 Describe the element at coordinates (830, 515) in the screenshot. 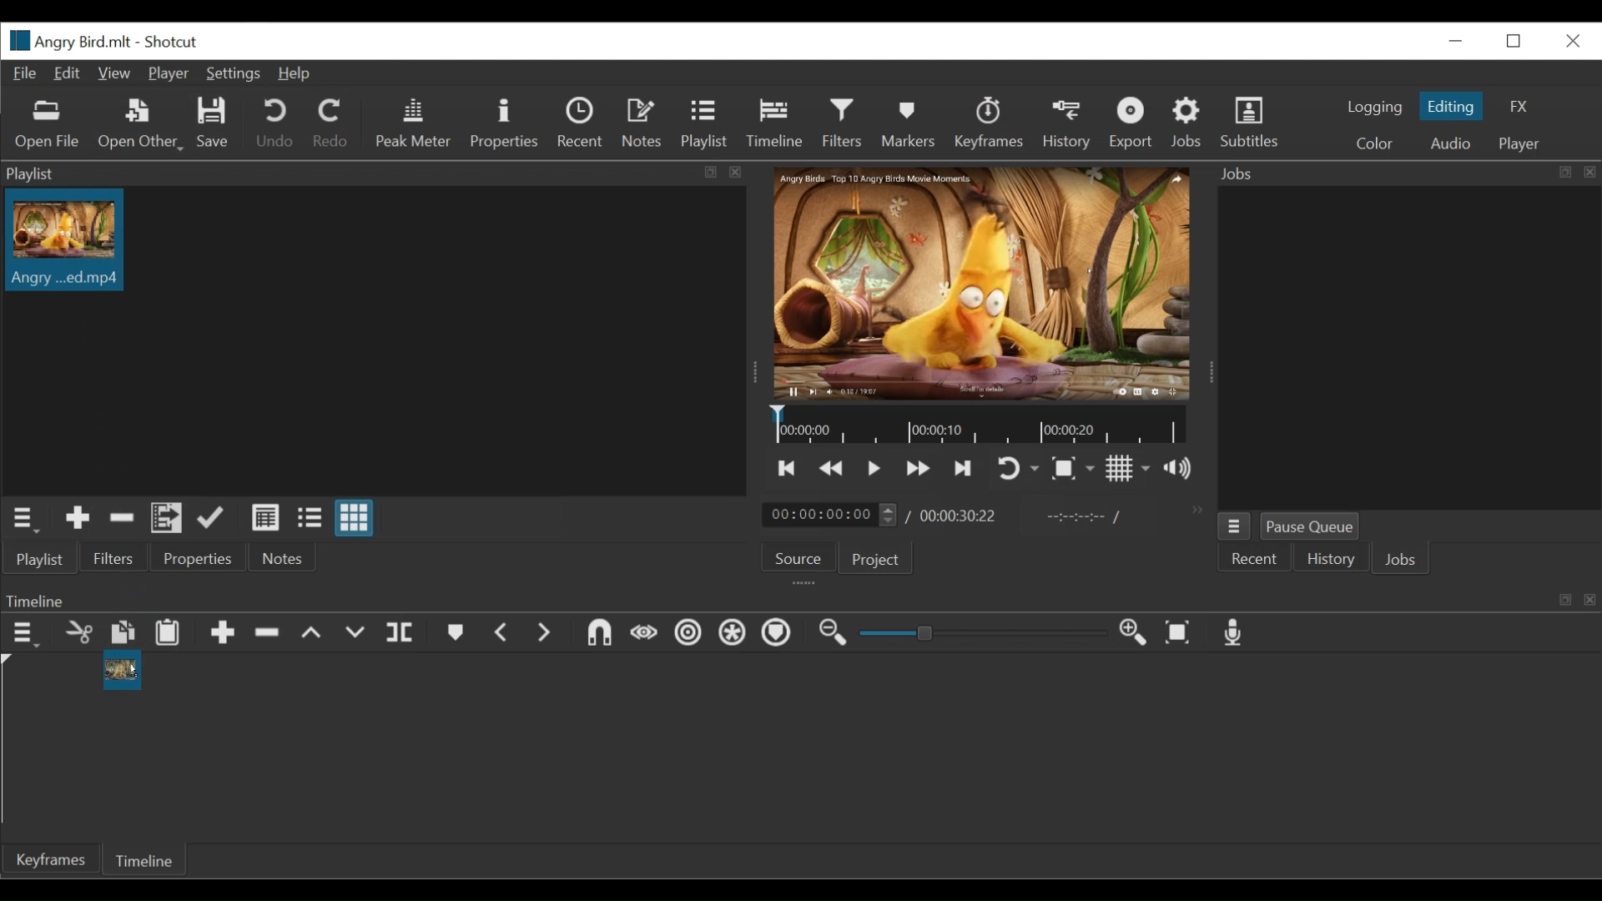

I see `Current duration` at that location.